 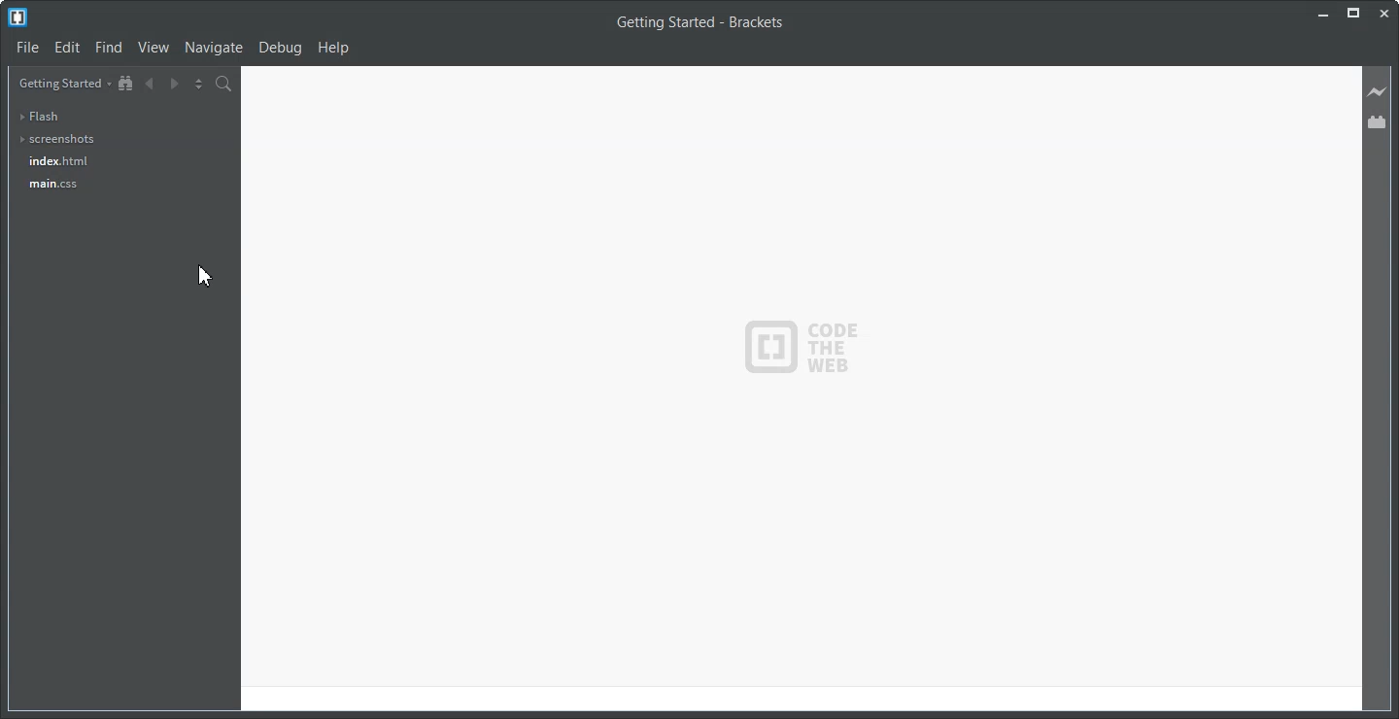 What do you see at coordinates (55, 140) in the screenshot?
I see `screenshots` at bounding box center [55, 140].